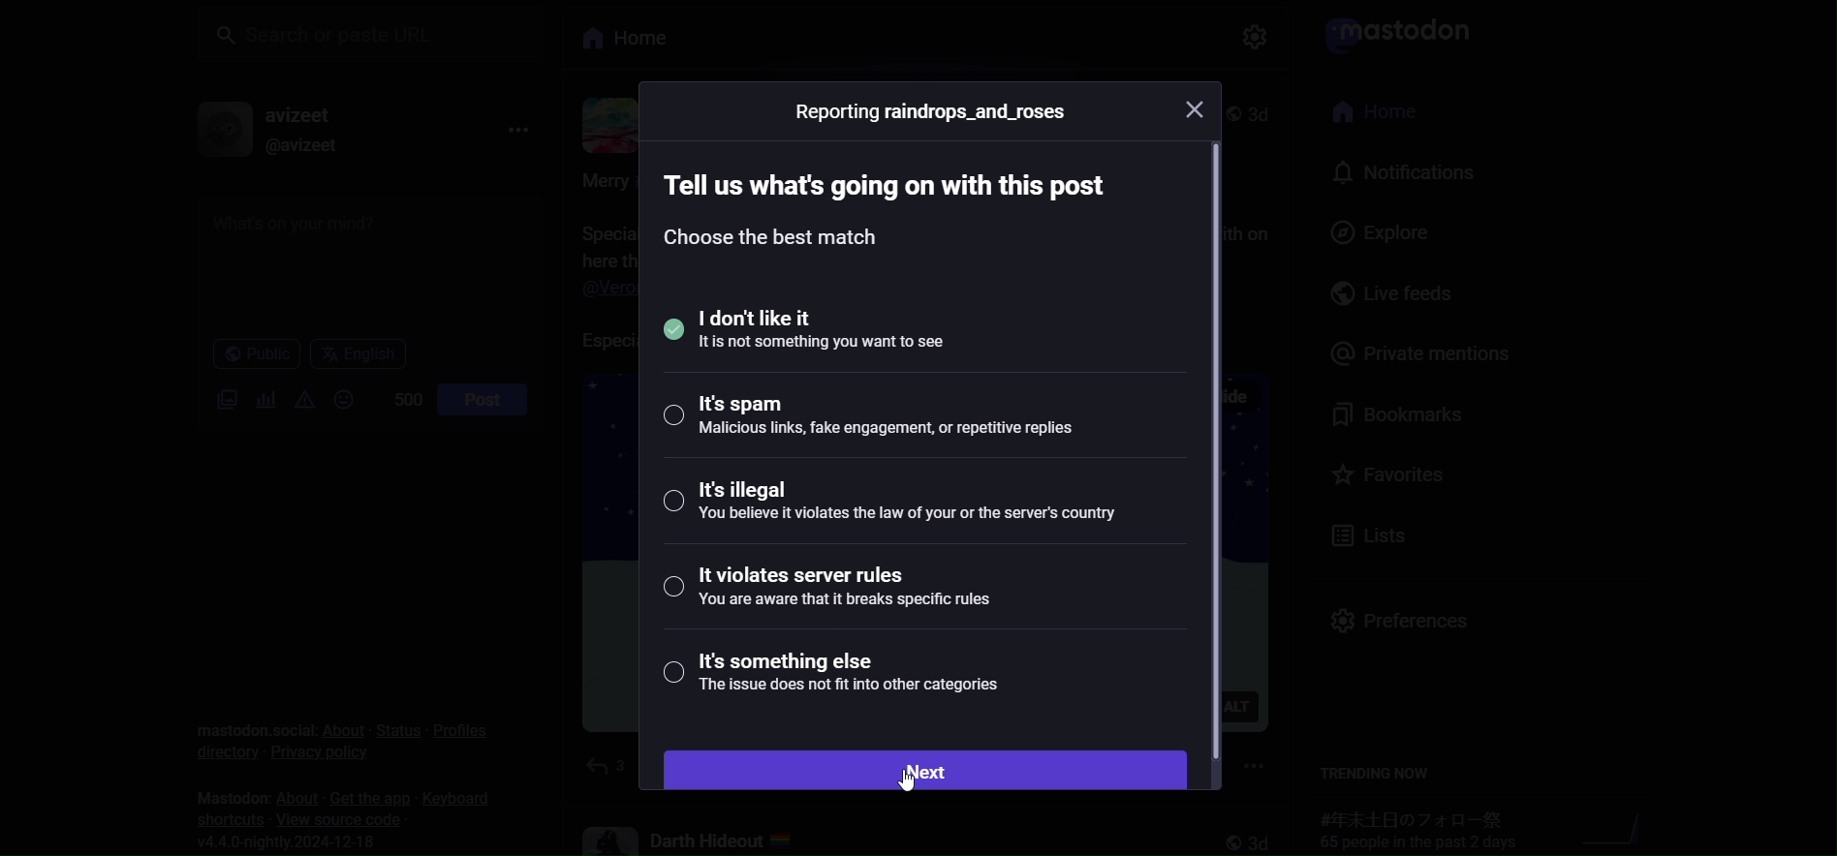  What do you see at coordinates (834, 587) in the screenshot?
I see `violates server rules` at bounding box center [834, 587].